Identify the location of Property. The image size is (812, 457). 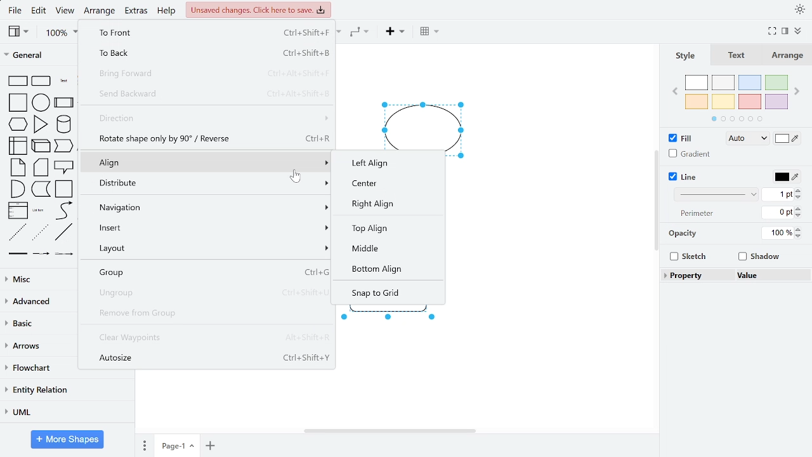
(698, 275).